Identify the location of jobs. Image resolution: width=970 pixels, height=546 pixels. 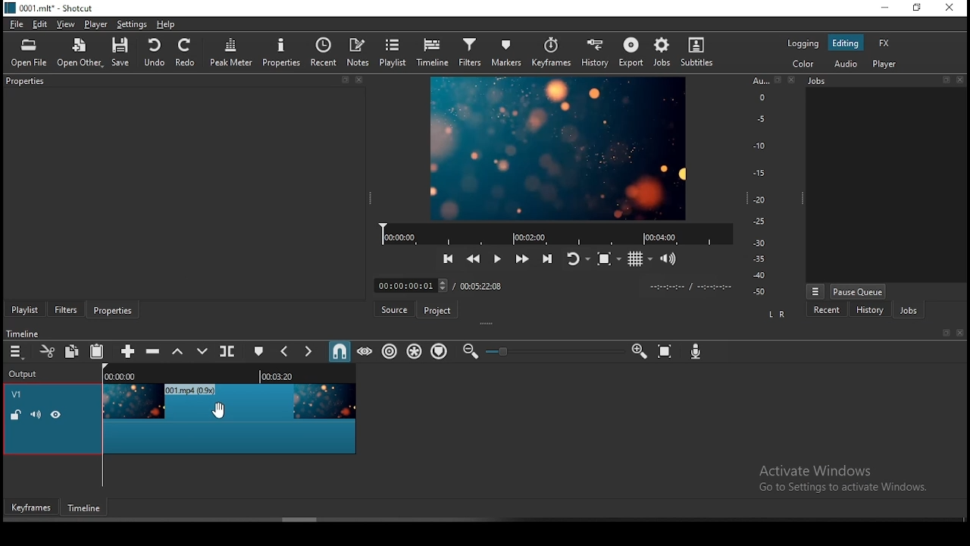
(907, 309).